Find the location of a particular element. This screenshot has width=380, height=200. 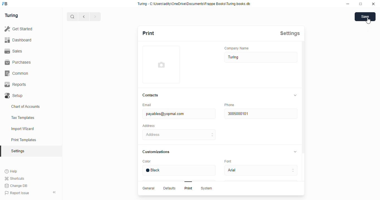

Tax Templates is located at coordinates (26, 117).